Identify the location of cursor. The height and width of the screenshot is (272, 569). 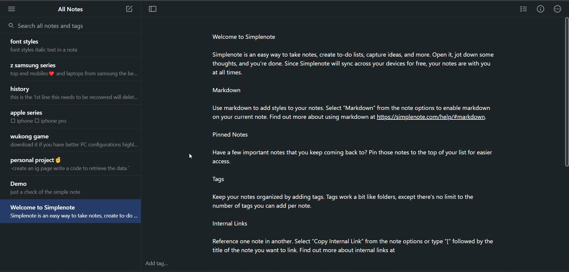
(191, 156).